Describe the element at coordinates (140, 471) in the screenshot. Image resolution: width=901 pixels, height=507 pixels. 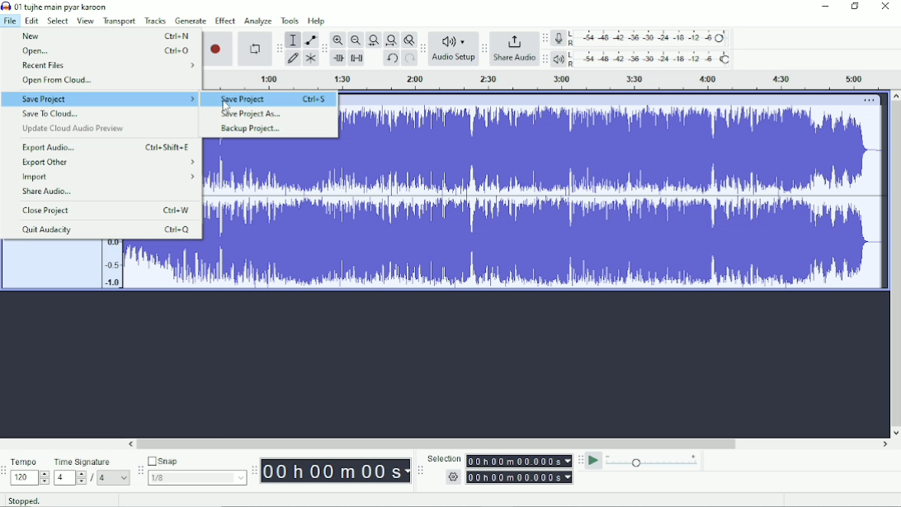
I see `Audacity snapping toolbar` at that location.